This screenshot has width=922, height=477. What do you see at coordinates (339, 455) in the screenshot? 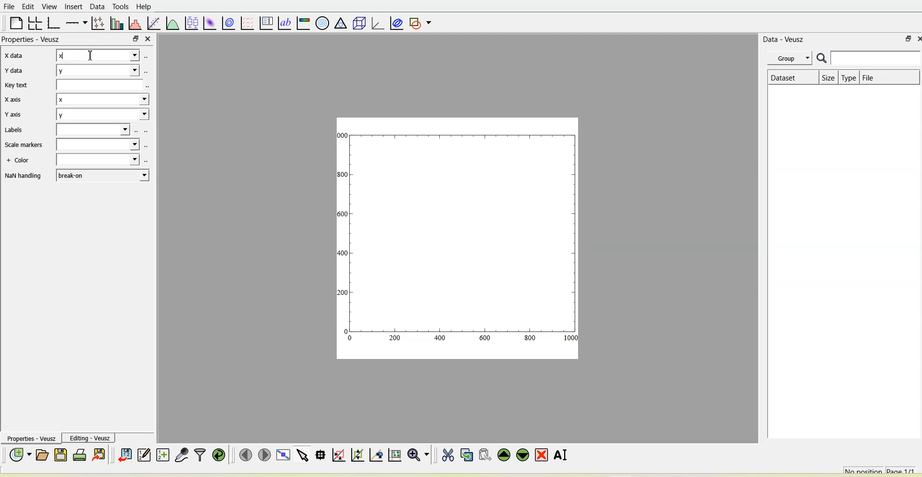
I see `Click or draw a rectangle to zoom graph axes` at bounding box center [339, 455].